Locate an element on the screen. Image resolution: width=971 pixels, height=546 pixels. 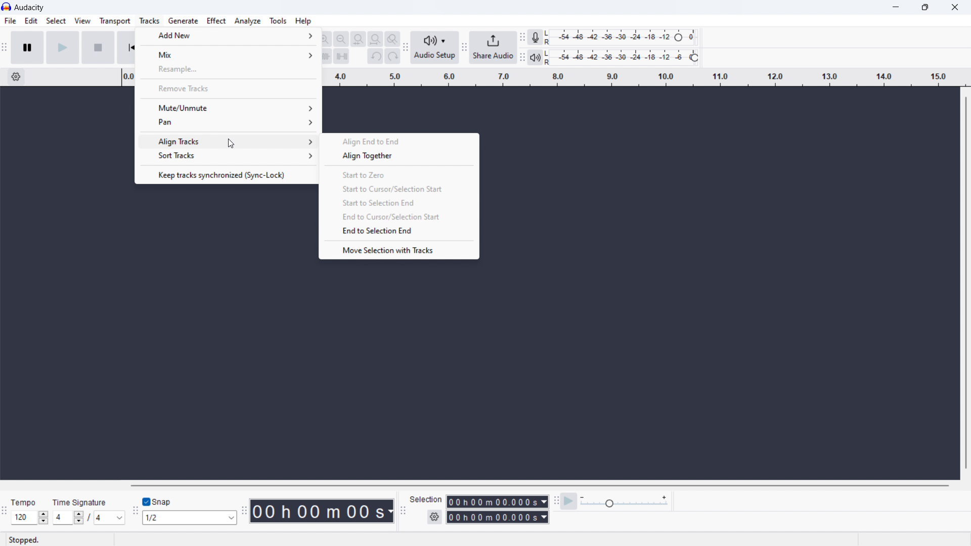
toggle zoom is located at coordinates (392, 39).